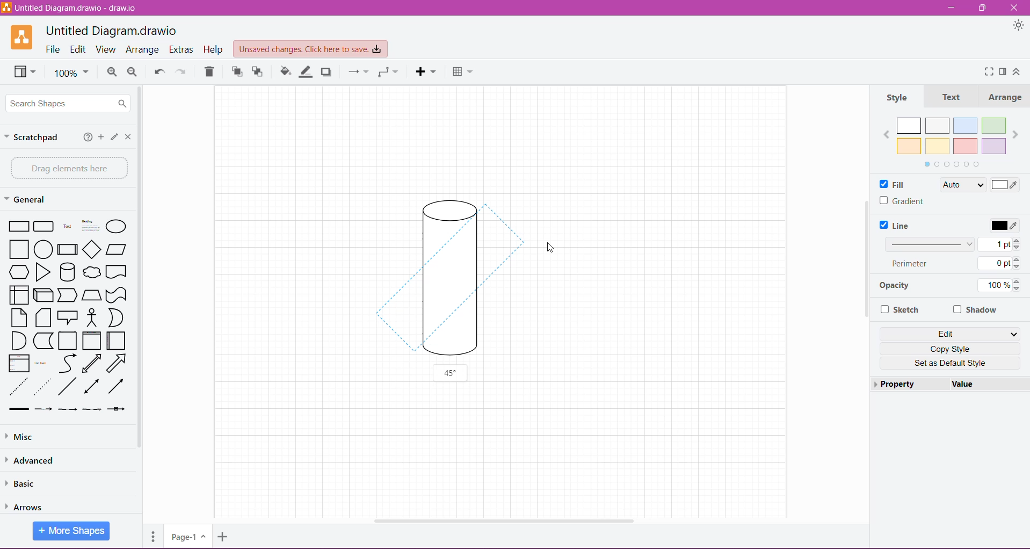 The height and width of the screenshot is (549, 1030). Describe the element at coordinates (72, 74) in the screenshot. I see `Zoom` at that location.